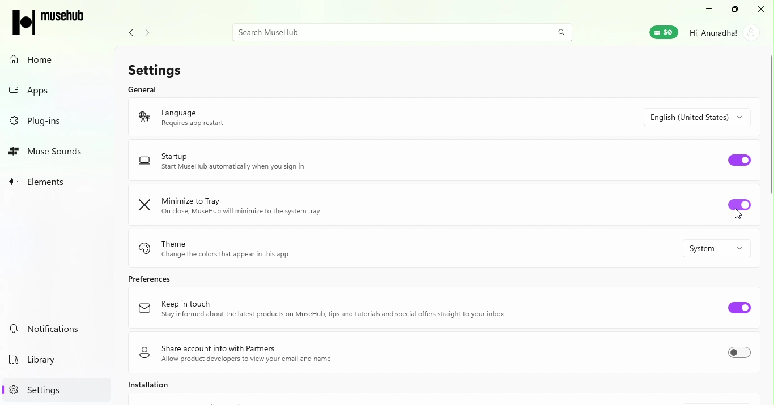  Describe the element at coordinates (45, 182) in the screenshot. I see `Elements` at that location.